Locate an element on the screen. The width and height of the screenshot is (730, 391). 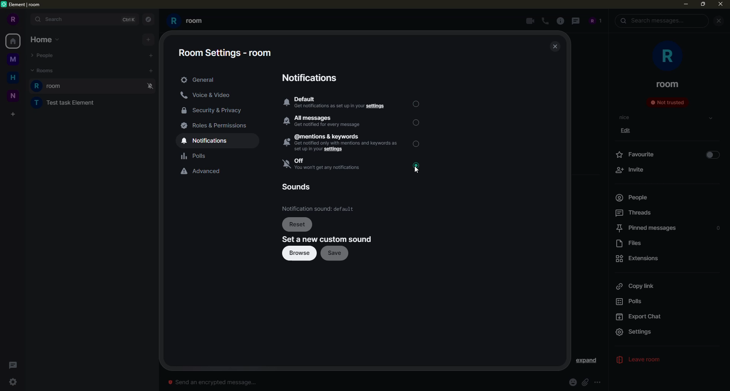
notifications is located at coordinates (209, 141).